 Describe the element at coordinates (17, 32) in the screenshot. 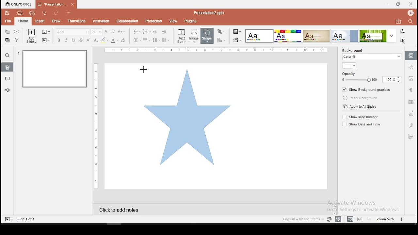

I see `cut` at that location.